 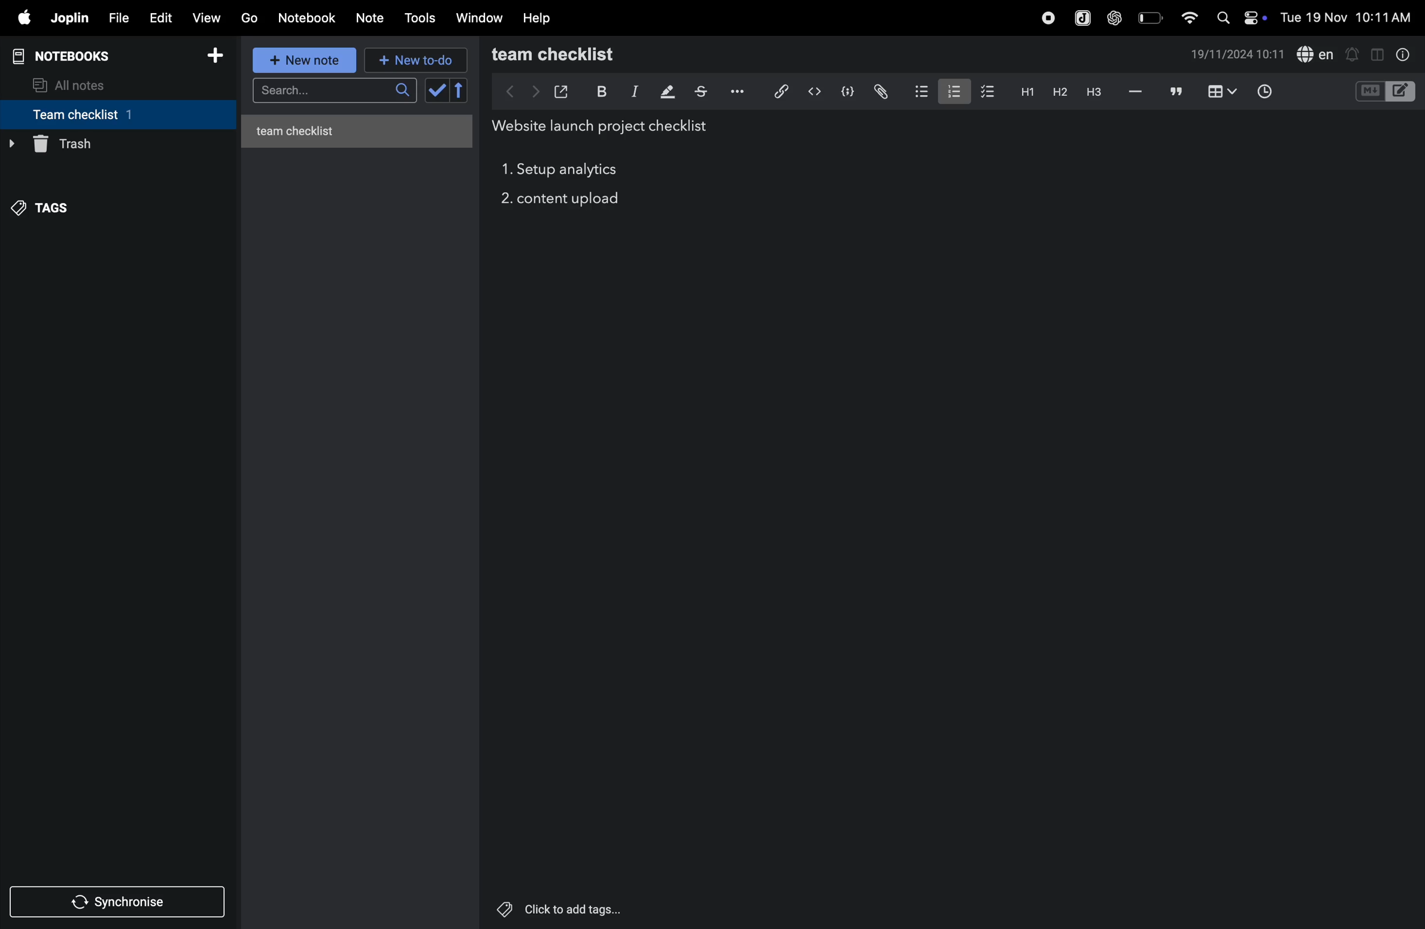 What do you see at coordinates (735, 92) in the screenshot?
I see `options` at bounding box center [735, 92].